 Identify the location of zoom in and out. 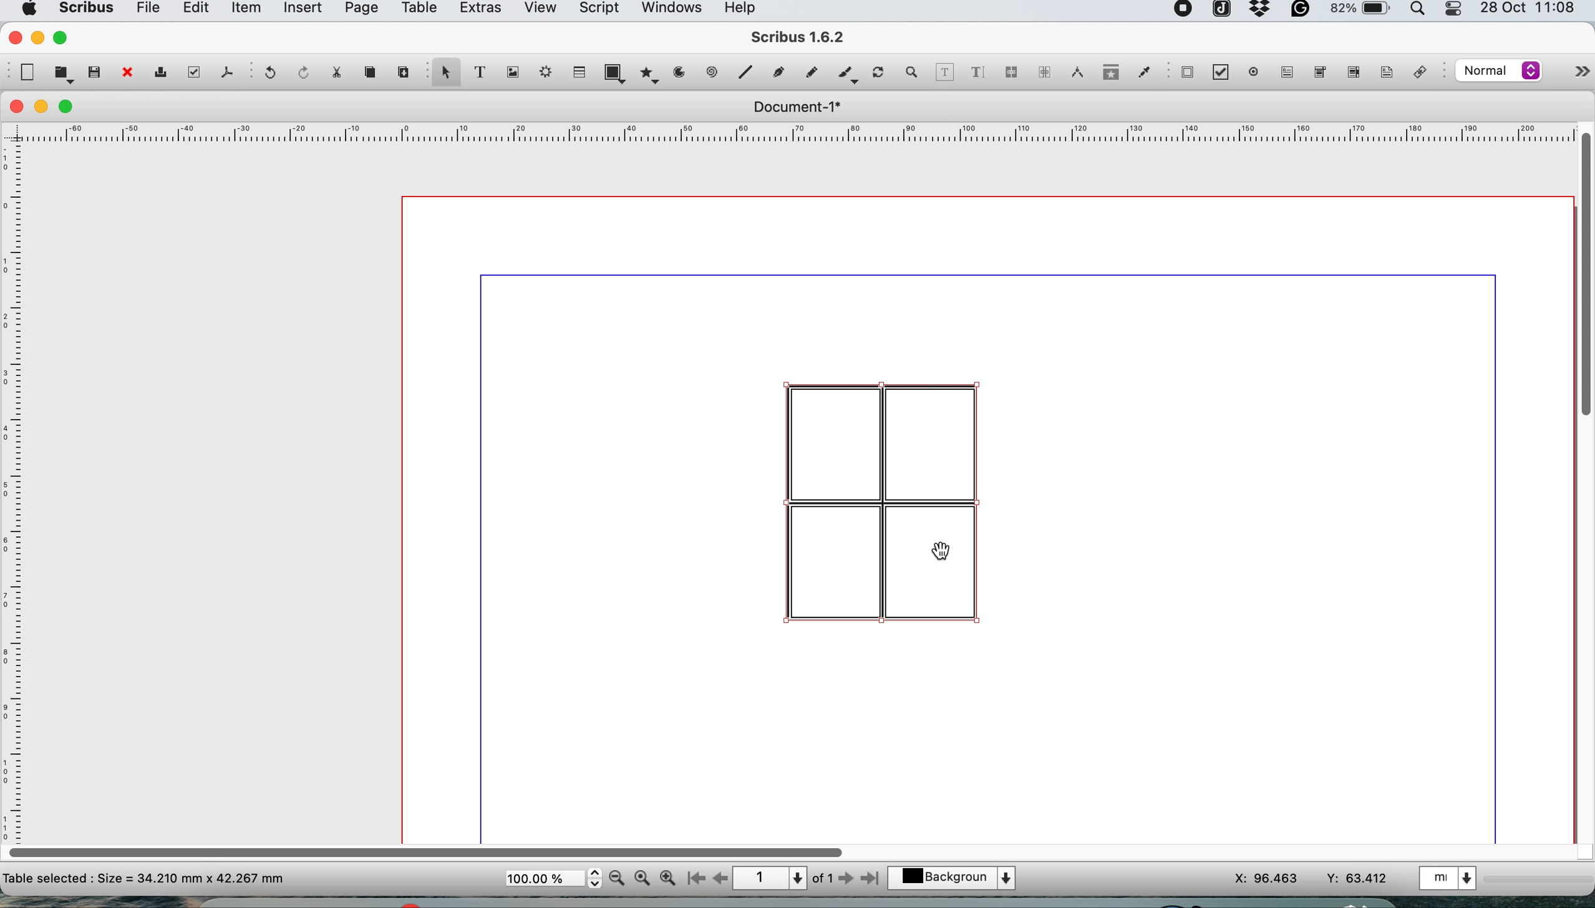
(913, 72).